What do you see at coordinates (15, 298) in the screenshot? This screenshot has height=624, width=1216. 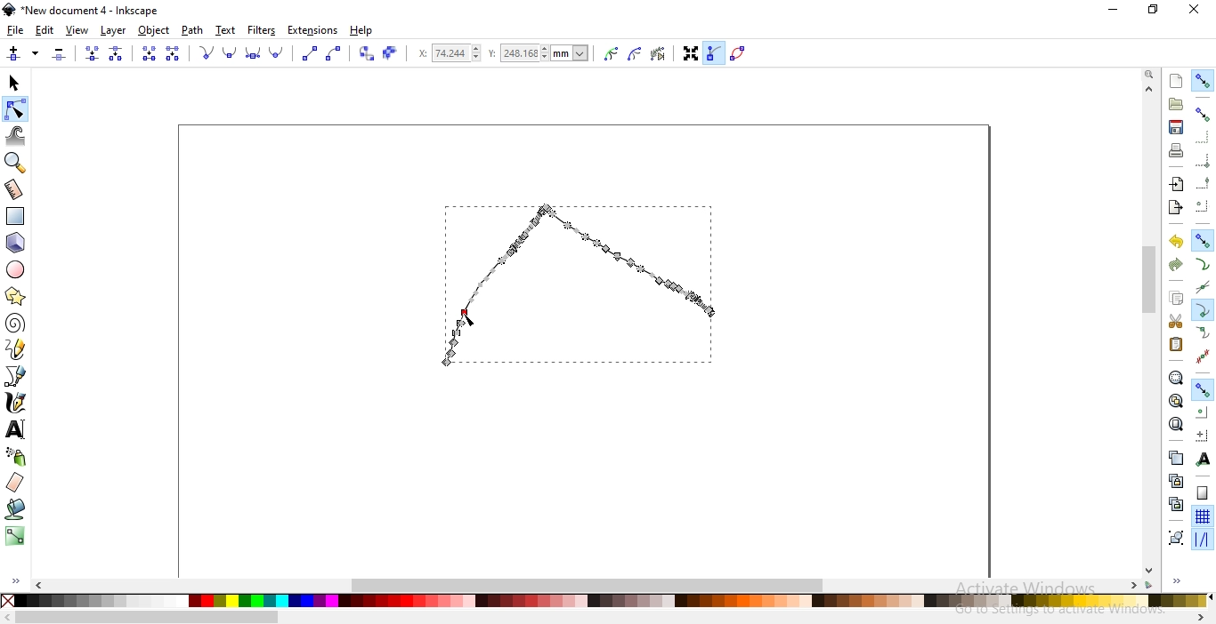 I see `create stars and polygons` at bounding box center [15, 298].